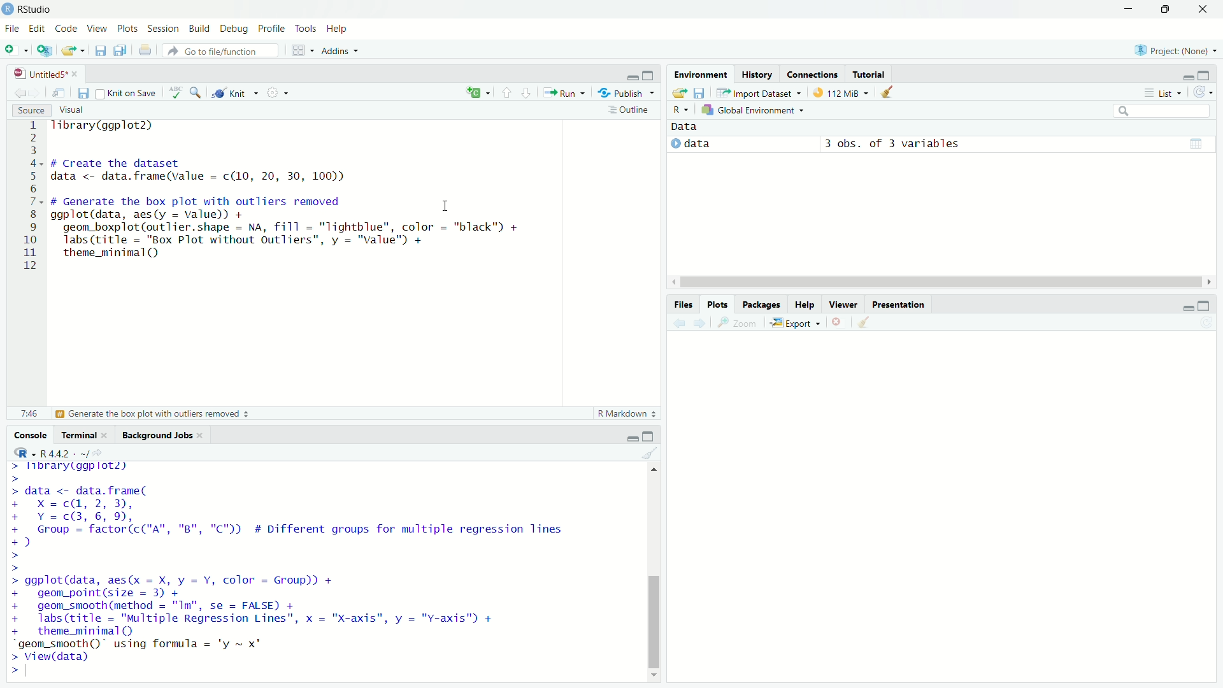 Image resolution: width=1223 pixels, height=688 pixels. Describe the element at coordinates (740, 324) in the screenshot. I see `zoom` at that location.